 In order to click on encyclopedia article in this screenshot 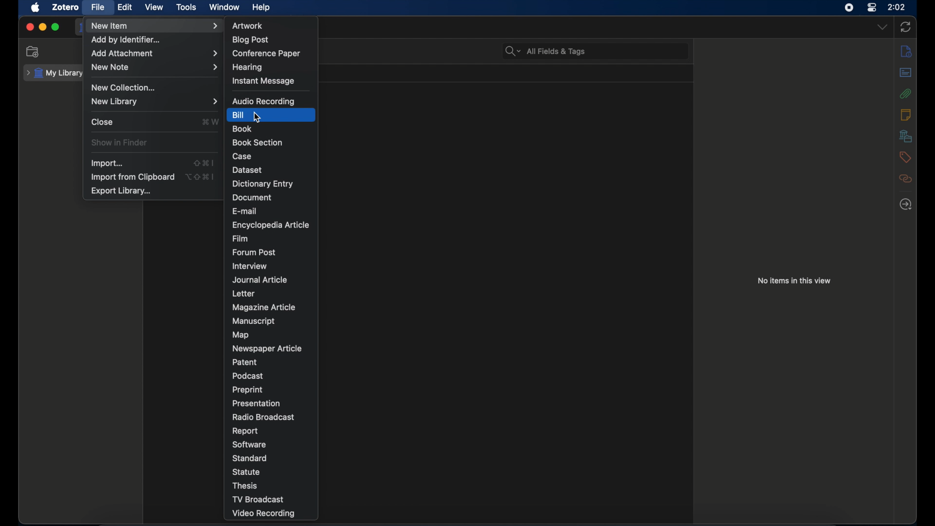, I will do `click(271, 225)`.